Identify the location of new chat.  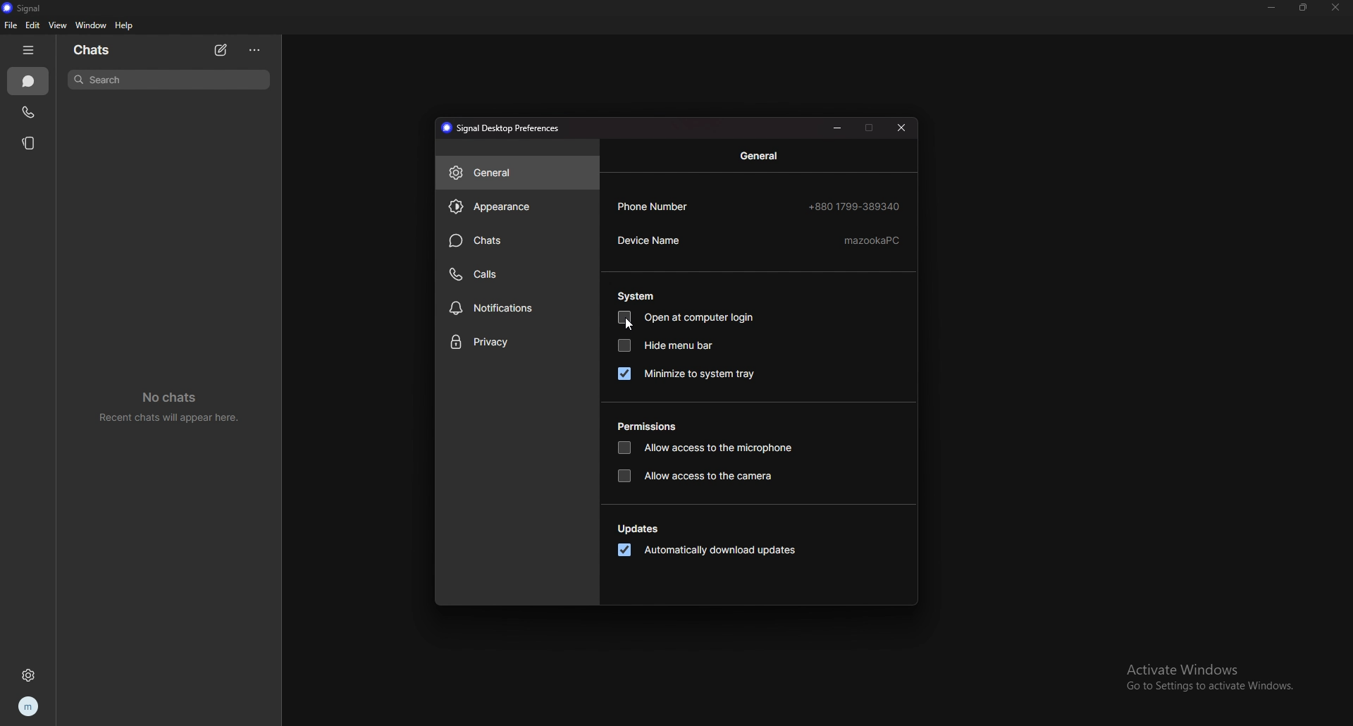
(221, 50).